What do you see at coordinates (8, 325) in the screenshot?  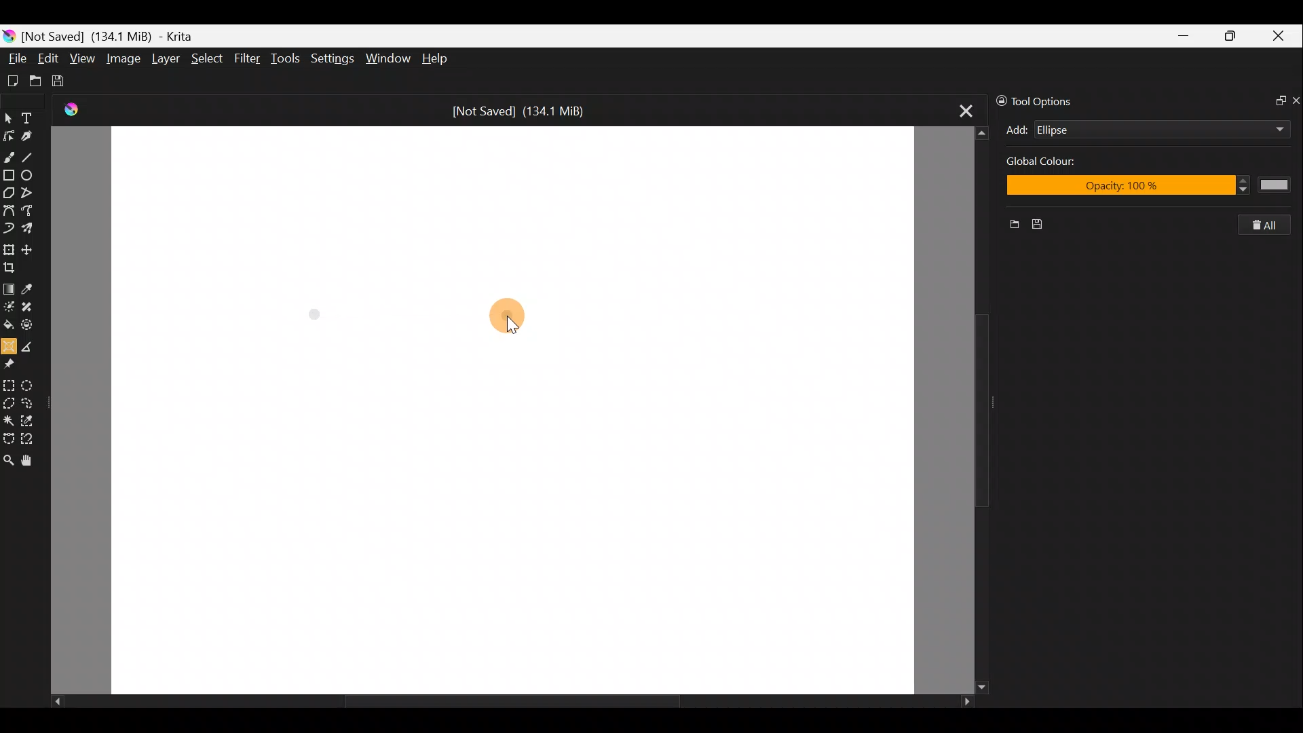 I see `Fill a contiguous area of color with color` at bounding box center [8, 325].